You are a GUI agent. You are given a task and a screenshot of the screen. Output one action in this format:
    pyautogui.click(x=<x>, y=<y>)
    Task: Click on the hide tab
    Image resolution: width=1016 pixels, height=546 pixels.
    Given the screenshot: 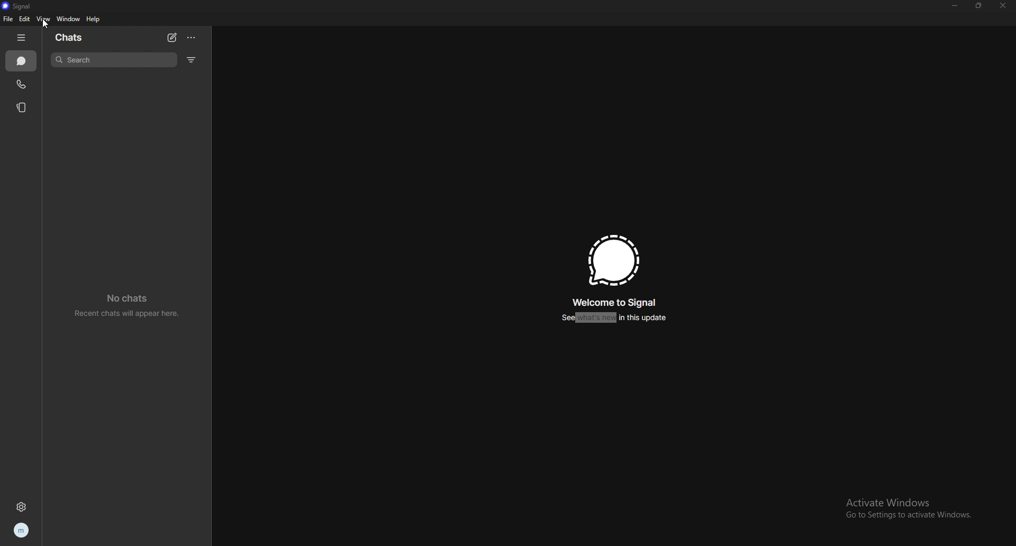 What is the action you would take?
    pyautogui.click(x=22, y=38)
    